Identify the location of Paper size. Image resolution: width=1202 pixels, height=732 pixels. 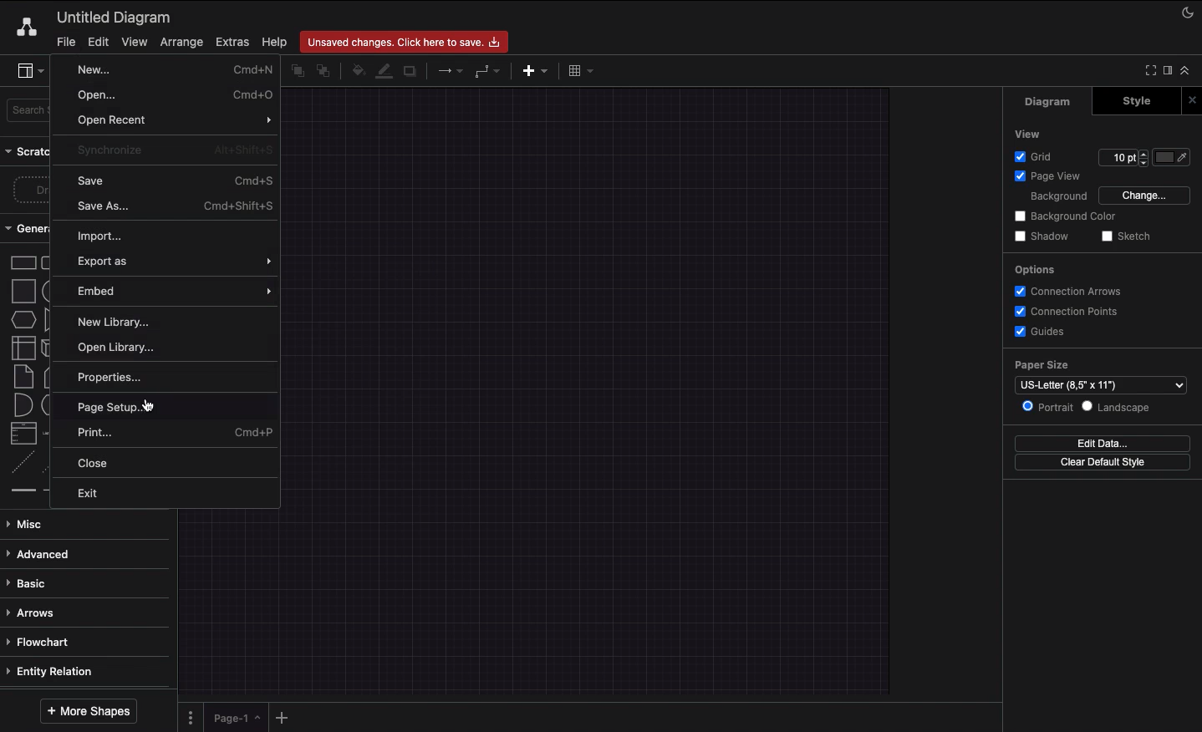
(1099, 365).